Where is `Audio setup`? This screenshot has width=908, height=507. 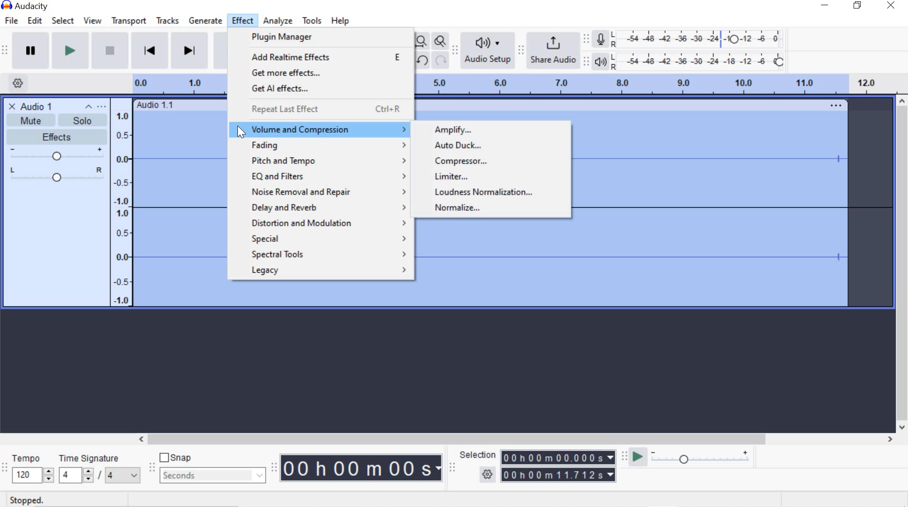 Audio setup is located at coordinates (488, 51).